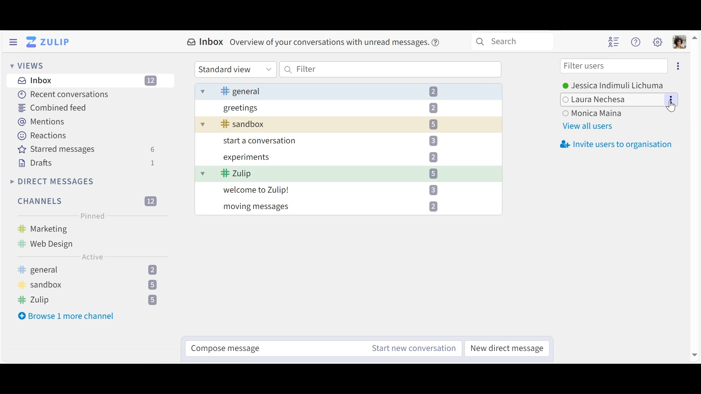 This screenshot has height=394, width=701. Describe the element at coordinates (658, 42) in the screenshot. I see `Main menu` at that location.